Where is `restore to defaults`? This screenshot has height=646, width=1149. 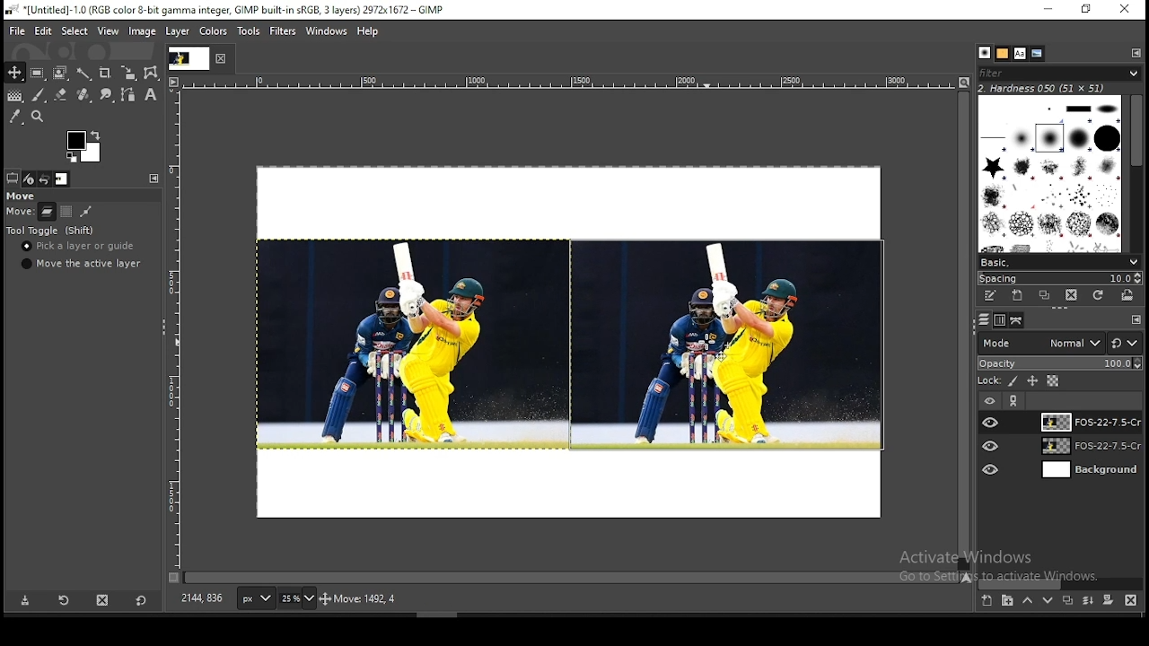
restore to defaults is located at coordinates (143, 599).